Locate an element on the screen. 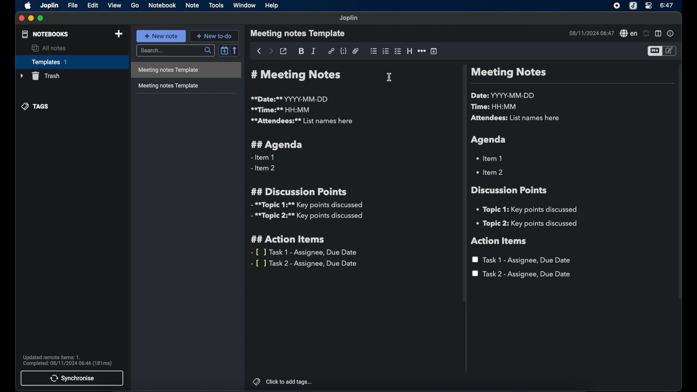  maximize is located at coordinates (41, 18).